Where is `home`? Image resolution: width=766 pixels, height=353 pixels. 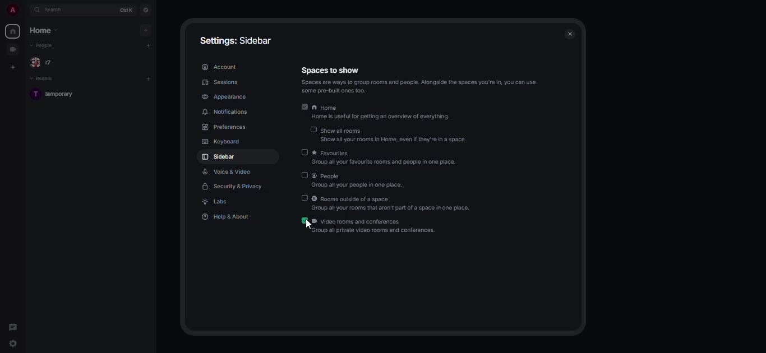 home is located at coordinates (44, 32).